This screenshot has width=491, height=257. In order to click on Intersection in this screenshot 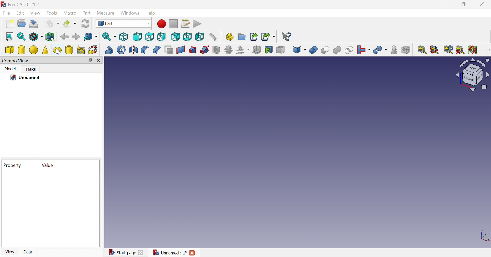, I will do `click(349, 50)`.